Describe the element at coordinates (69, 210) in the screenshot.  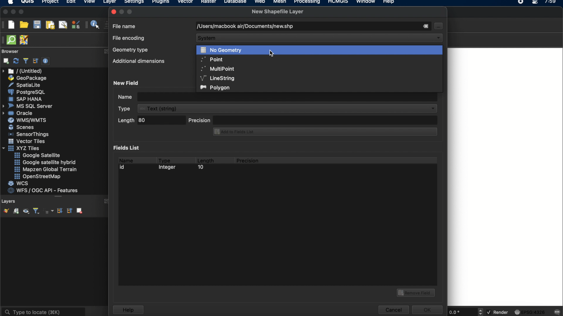
I see `collapse all` at that location.